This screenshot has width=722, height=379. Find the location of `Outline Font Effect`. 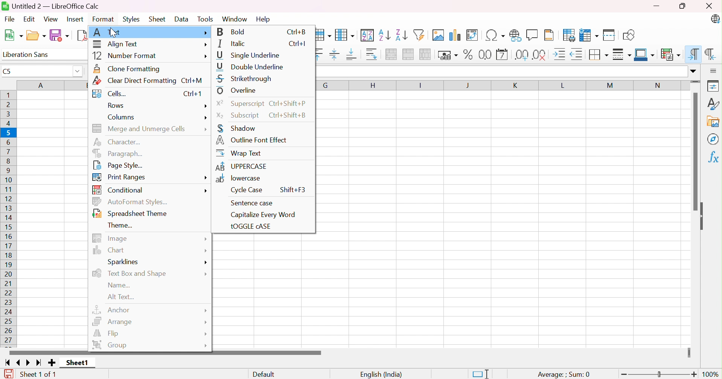

Outline Font Effect is located at coordinates (251, 141).